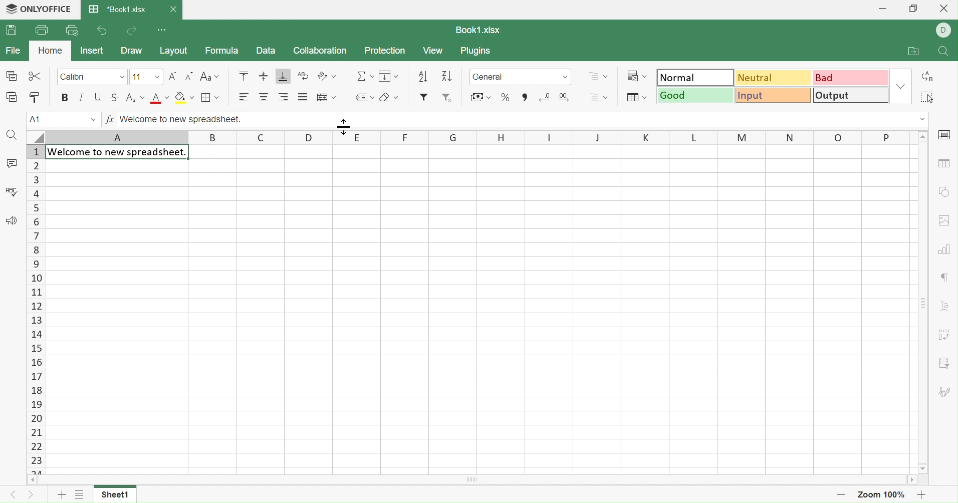  Describe the element at coordinates (243, 76) in the screenshot. I see `Align Top` at that location.